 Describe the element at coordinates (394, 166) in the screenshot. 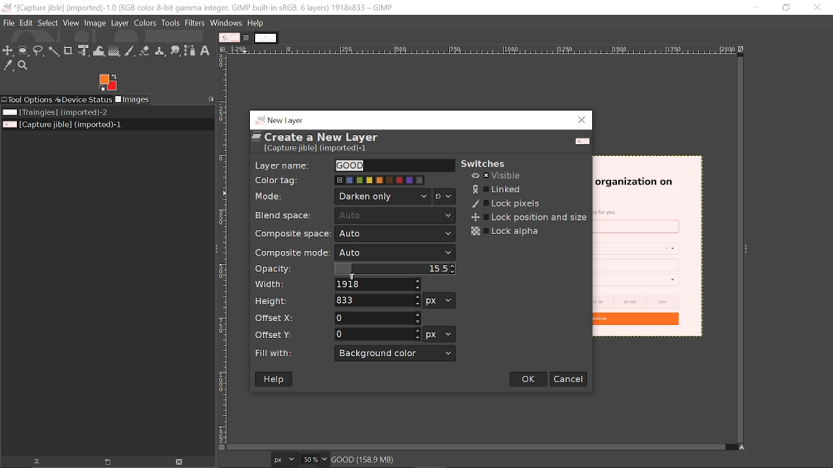

I see `layer name` at that location.